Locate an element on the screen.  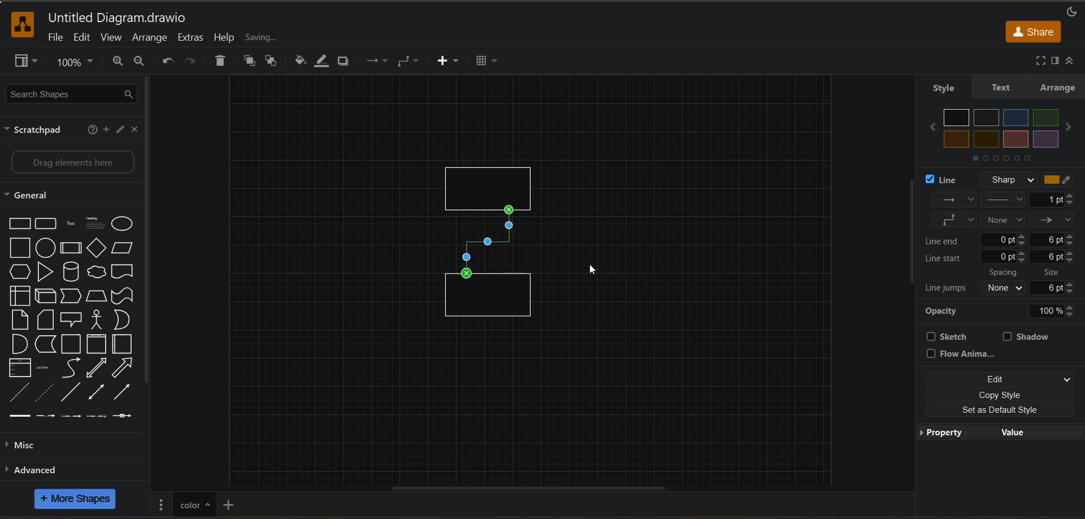
copy style is located at coordinates (1000, 395).